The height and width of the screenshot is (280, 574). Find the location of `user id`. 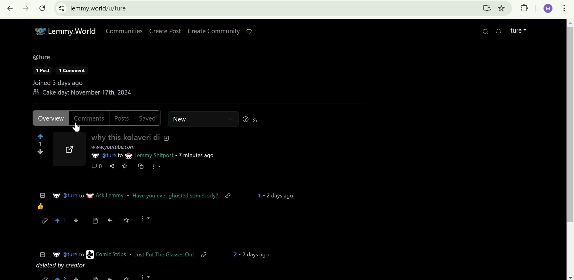

user id is located at coordinates (69, 196).